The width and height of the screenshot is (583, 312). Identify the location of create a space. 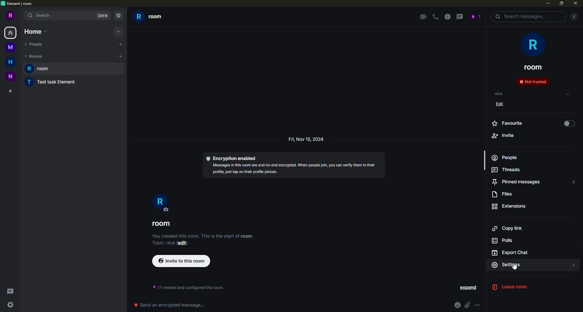
(12, 90).